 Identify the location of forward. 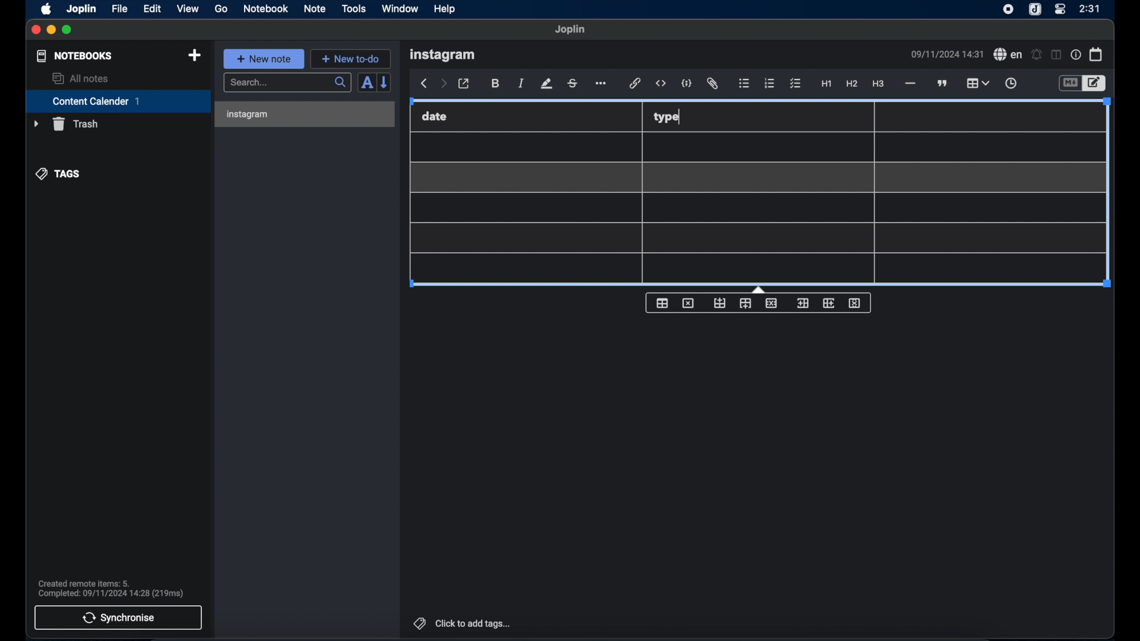
(443, 84).